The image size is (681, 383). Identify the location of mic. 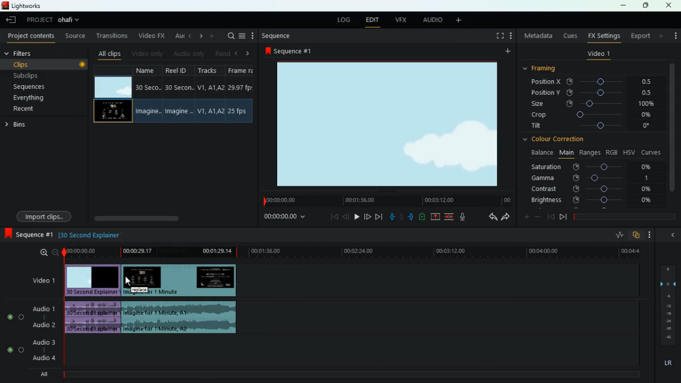
(467, 218).